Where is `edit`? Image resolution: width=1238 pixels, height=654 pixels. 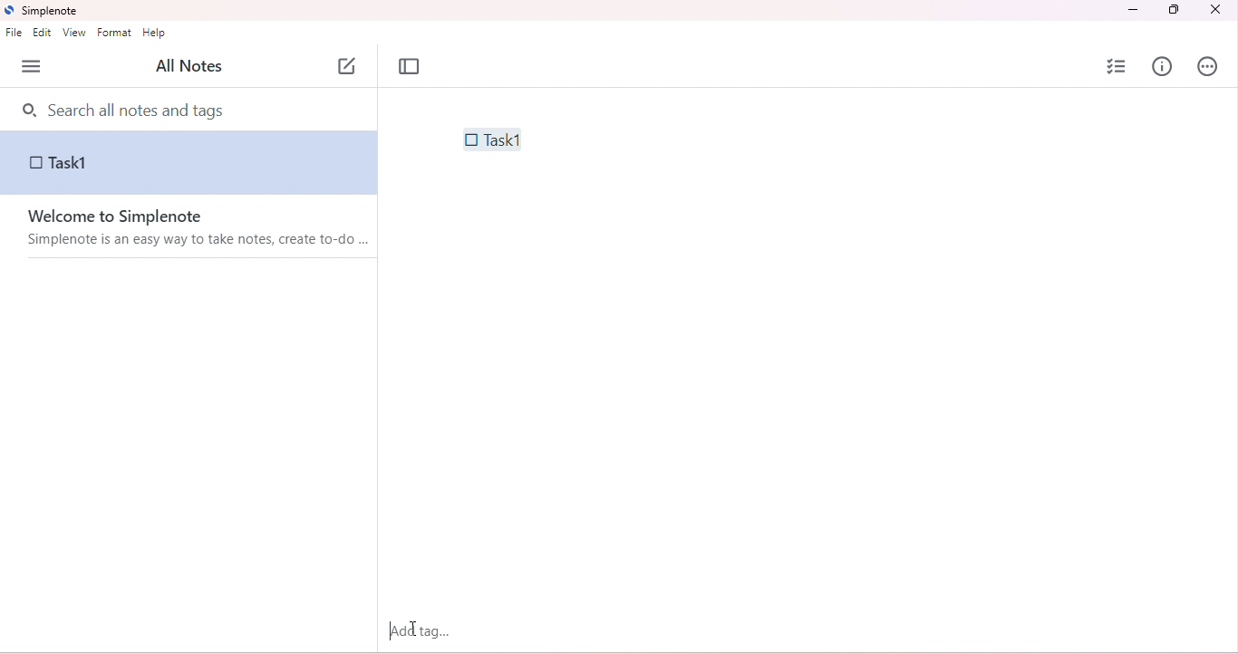
edit is located at coordinates (44, 34).